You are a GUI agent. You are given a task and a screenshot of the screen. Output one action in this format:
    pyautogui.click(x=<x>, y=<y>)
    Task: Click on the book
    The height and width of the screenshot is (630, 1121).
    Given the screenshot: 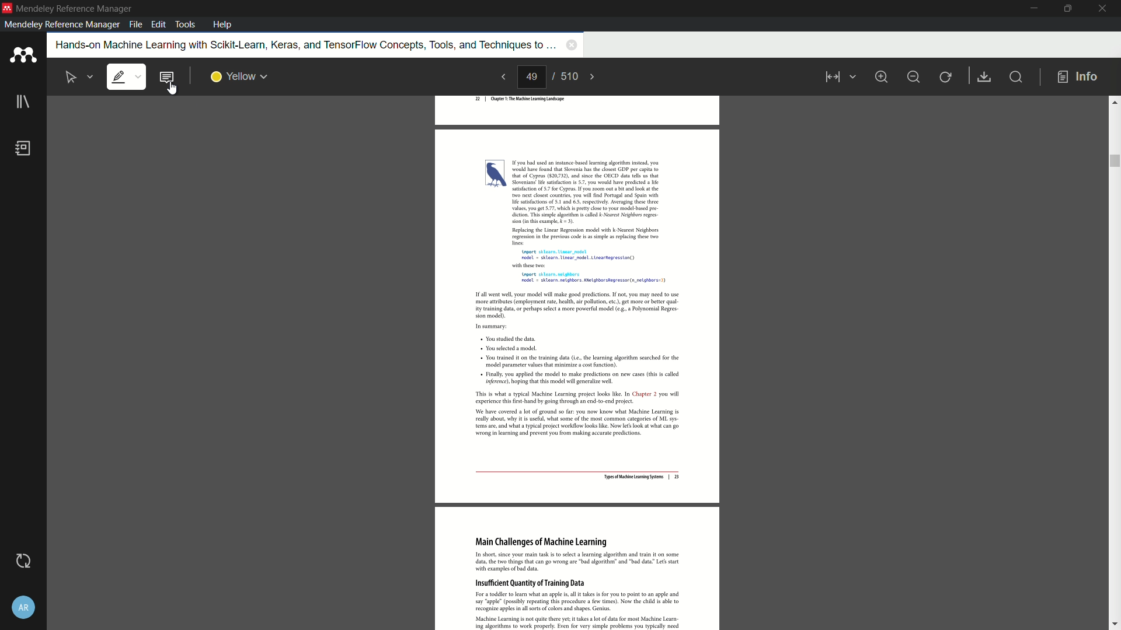 What is the action you would take?
    pyautogui.click(x=25, y=149)
    